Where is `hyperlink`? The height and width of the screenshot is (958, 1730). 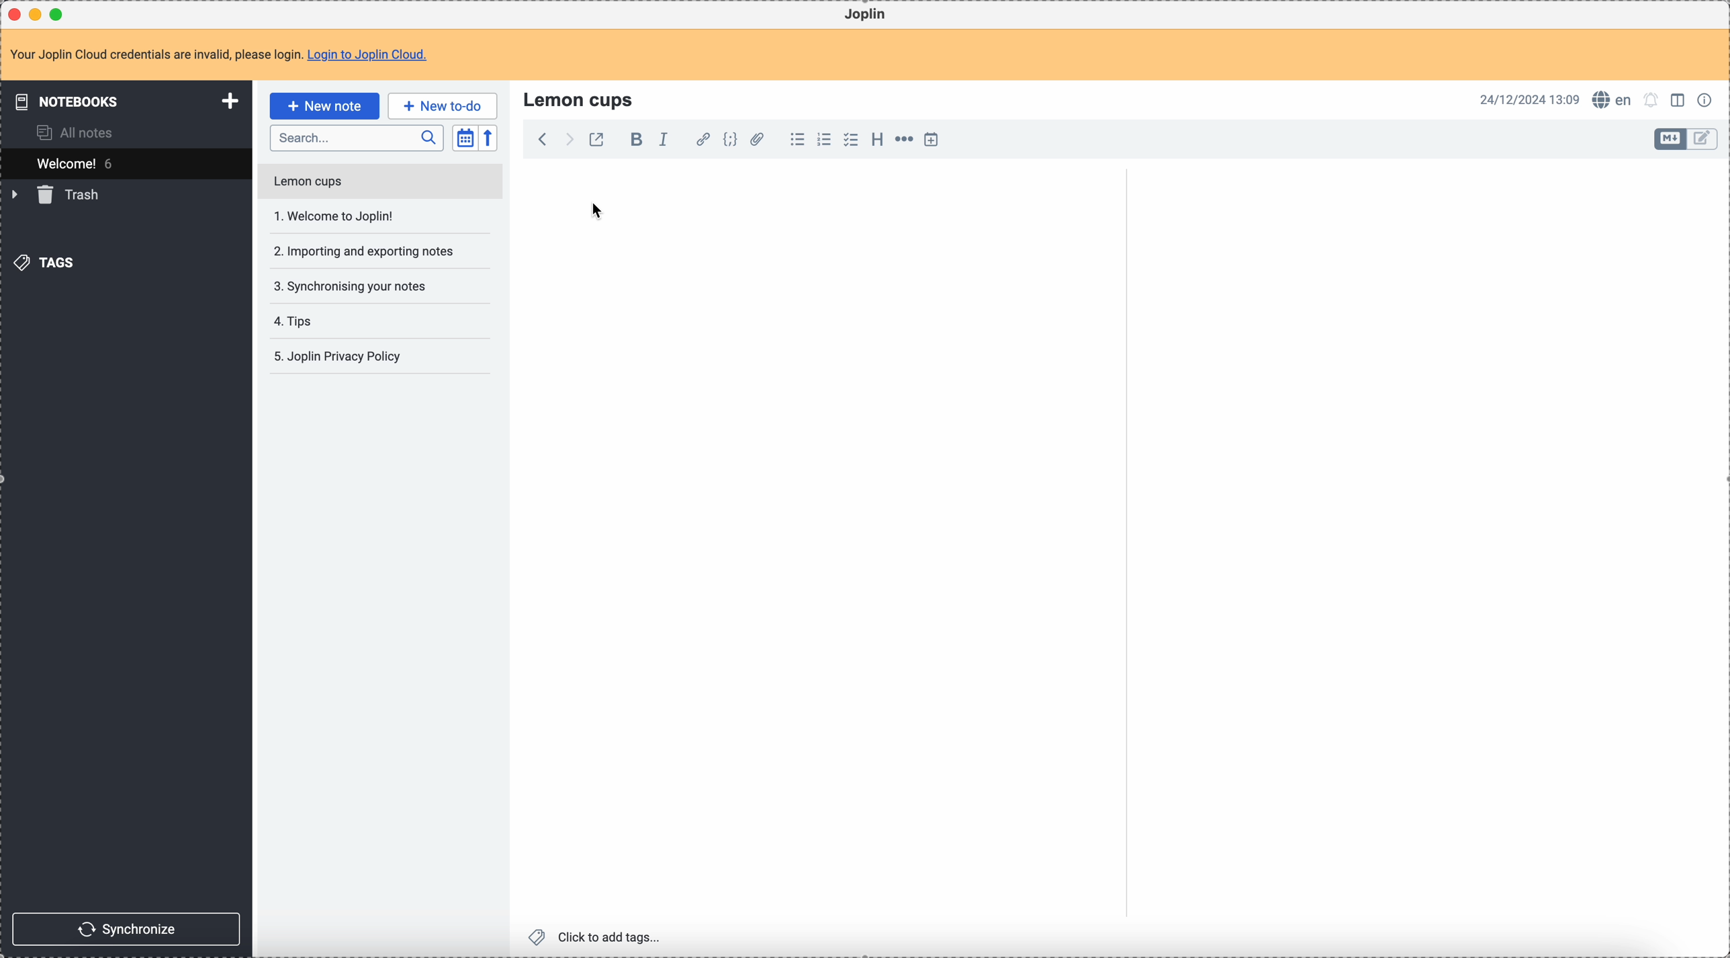
hyperlink is located at coordinates (700, 140).